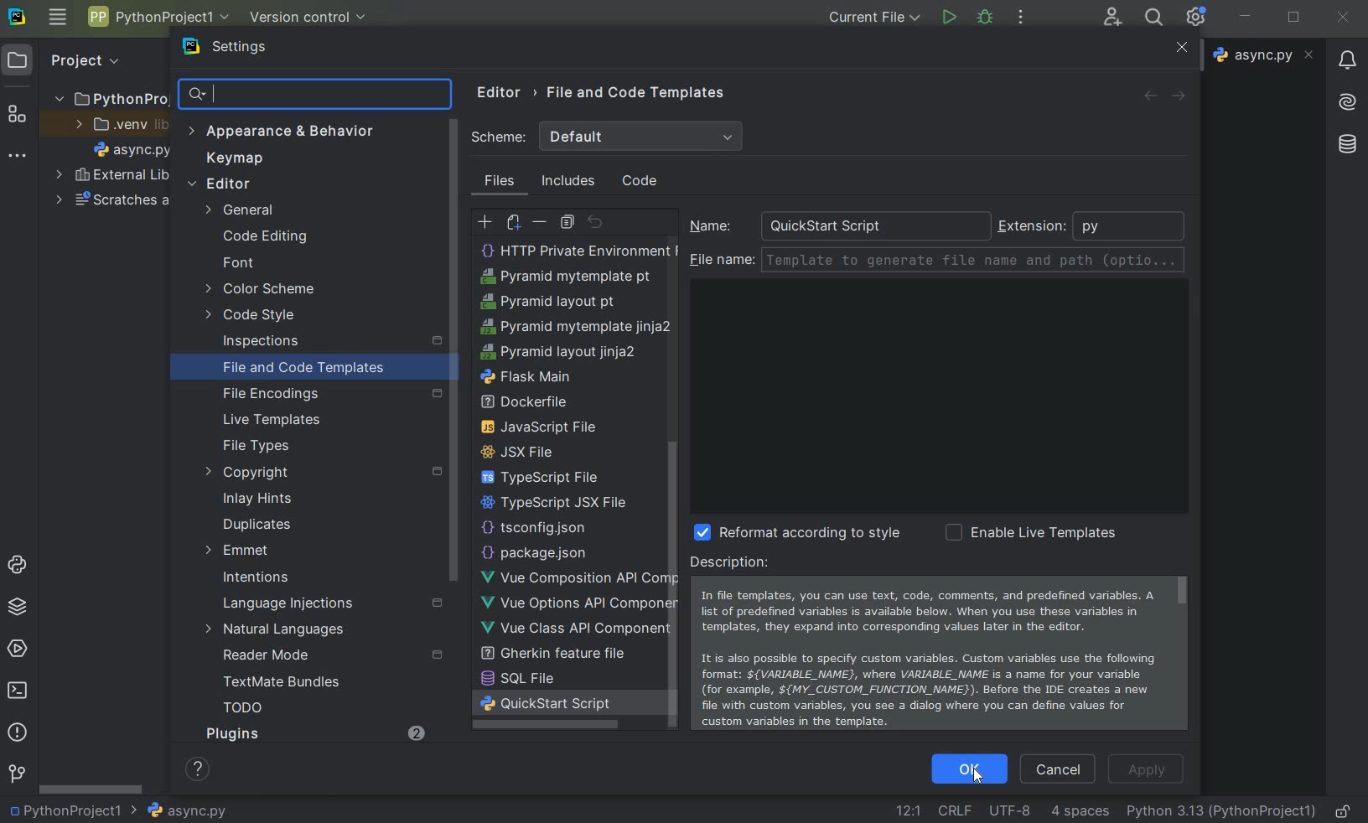  Describe the element at coordinates (336, 658) in the screenshot. I see `reader mode` at that location.